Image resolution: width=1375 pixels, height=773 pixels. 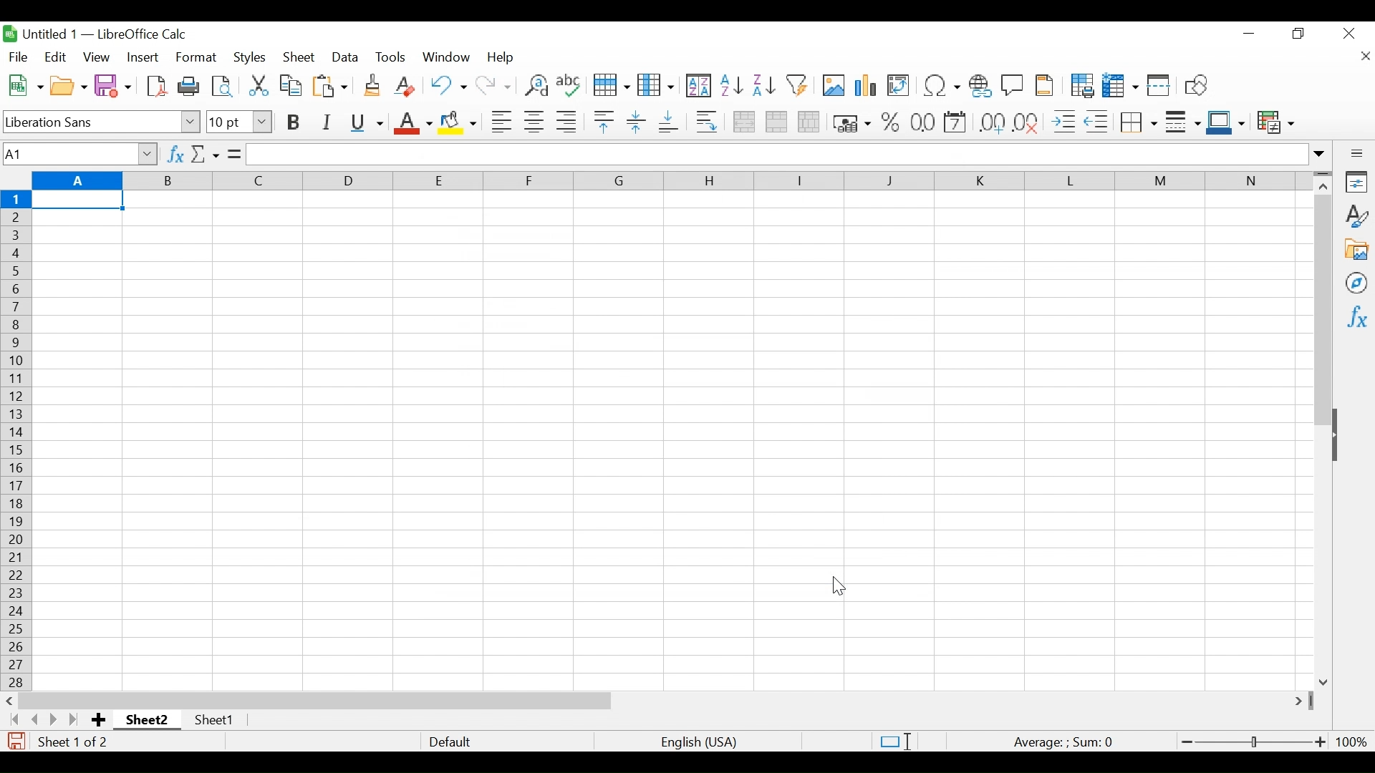 What do you see at coordinates (1120, 85) in the screenshot?
I see `Freeze Rows and Columns` at bounding box center [1120, 85].